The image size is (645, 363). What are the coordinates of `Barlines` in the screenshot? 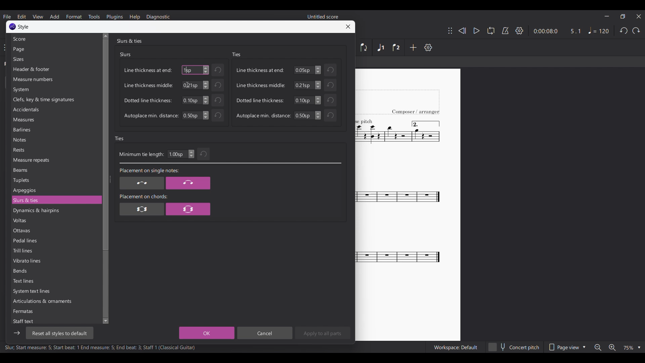 It's located at (55, 129).